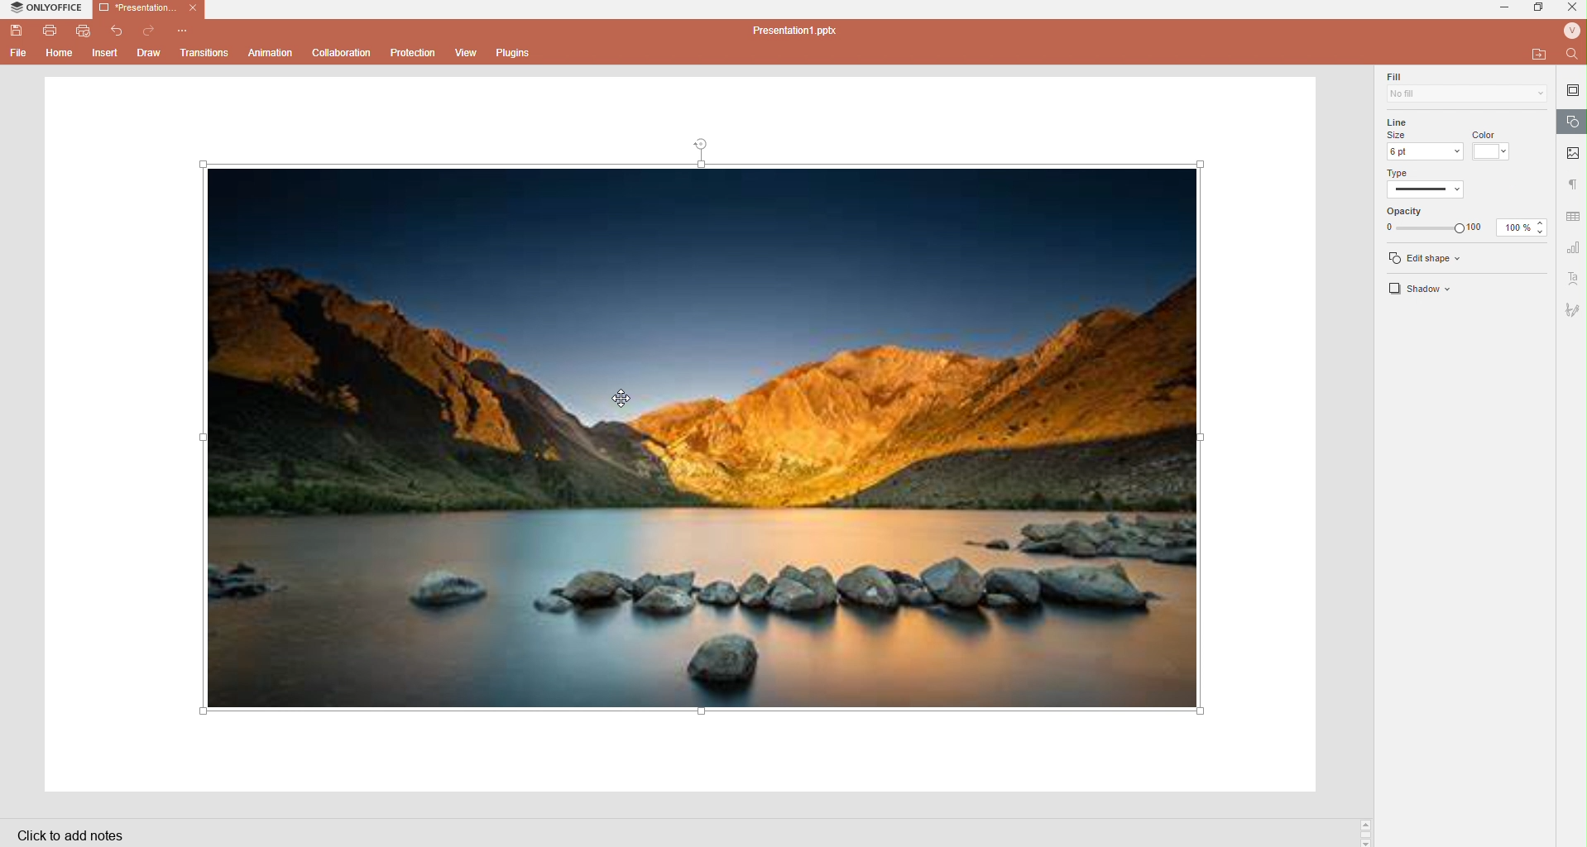 This screenshot has height=847, width=1587. I want to click on Click to add notes, so click(71, 837).